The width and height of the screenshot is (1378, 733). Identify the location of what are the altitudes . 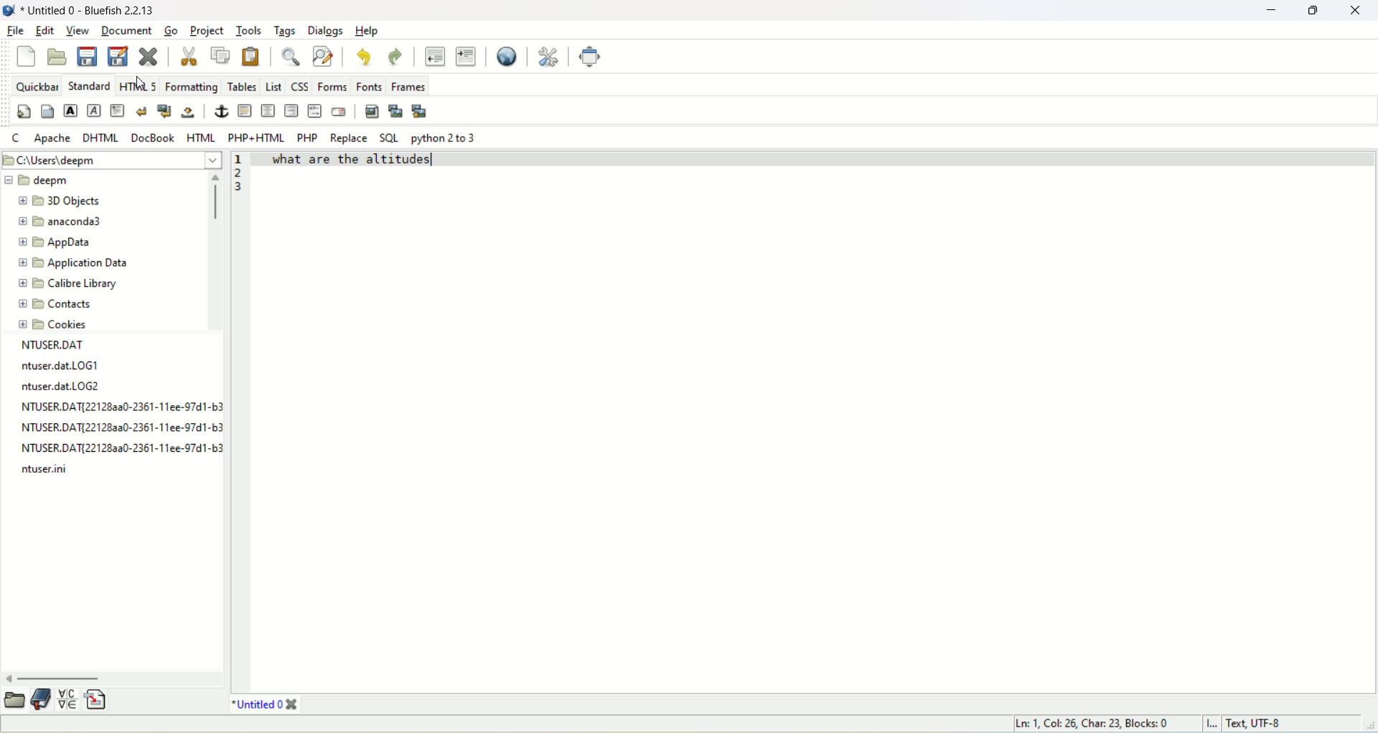
(358, 159).